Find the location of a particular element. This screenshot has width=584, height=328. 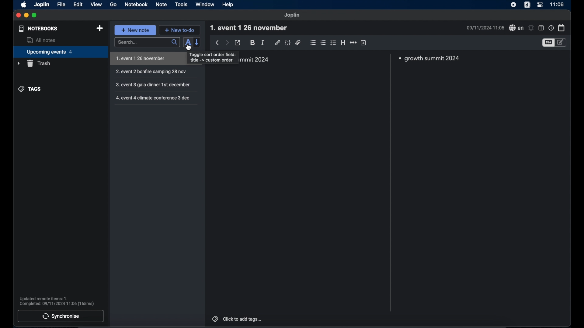

toggle external editor is located at coordinates (238, 43).